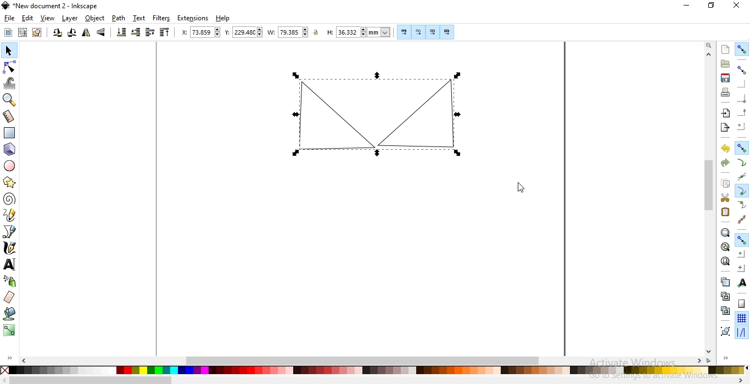 This screenshot has height=384, width=750. What do you see at coordinates (402, 32) in the screenshot?
I see `scale stroke width by same proportion` at bounding box center [402, 32].